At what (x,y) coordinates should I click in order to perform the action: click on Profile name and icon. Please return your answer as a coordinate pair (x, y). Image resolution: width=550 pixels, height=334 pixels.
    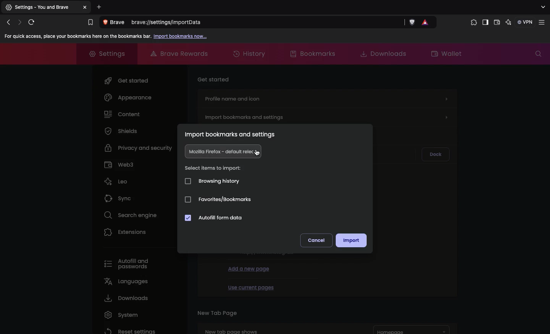
    Looking at the image, I should click on (326, 97).